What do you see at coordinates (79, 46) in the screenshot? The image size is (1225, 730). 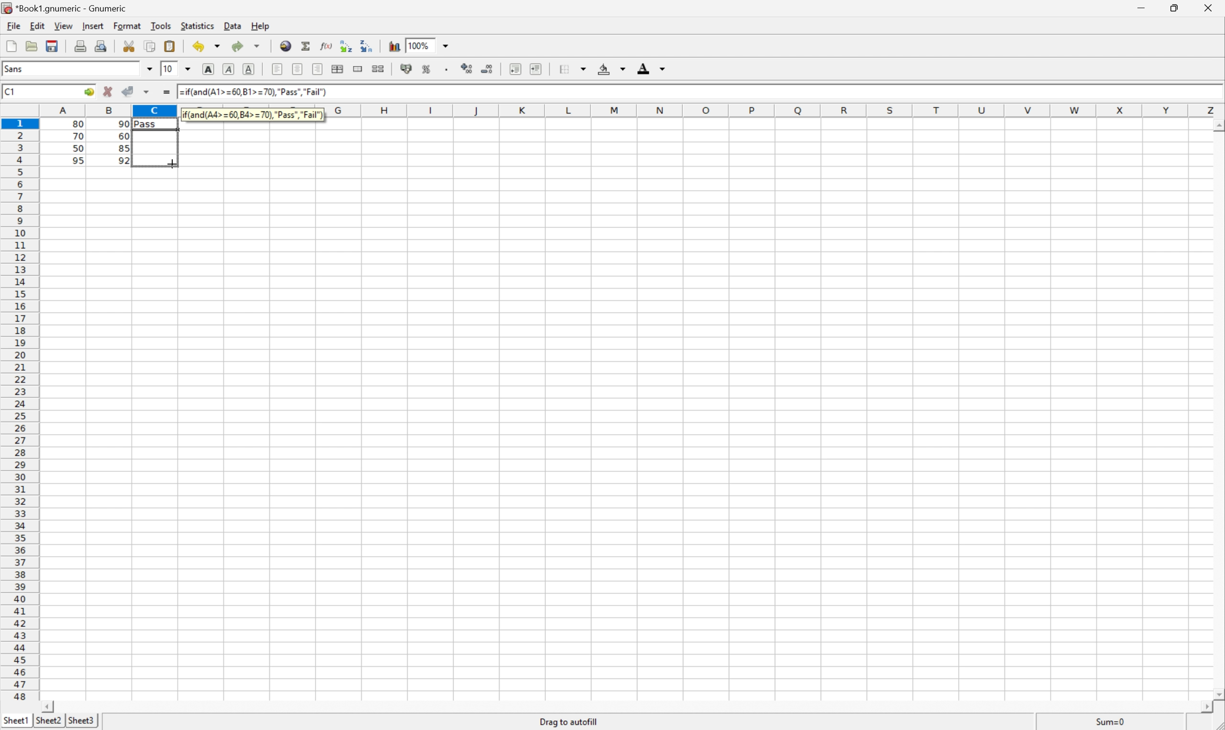 I see `Print the current file` at bounding box center [79, 46].